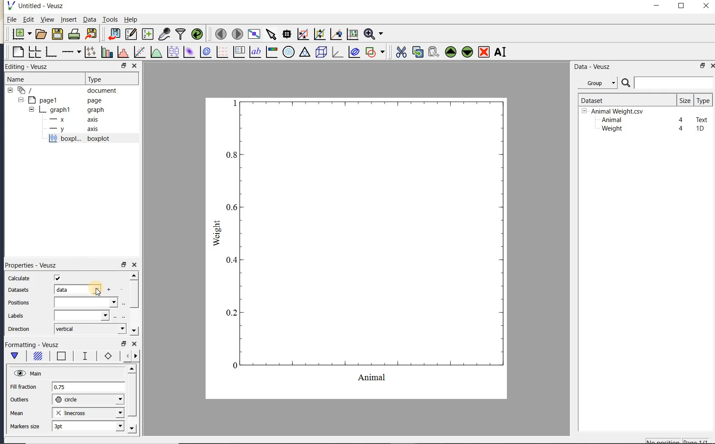 The width and height of the screenshot is (715, 444). What do you see at coordinates (685, 100) in the screenshot?
I see `size` at bounding box center [685, 100].